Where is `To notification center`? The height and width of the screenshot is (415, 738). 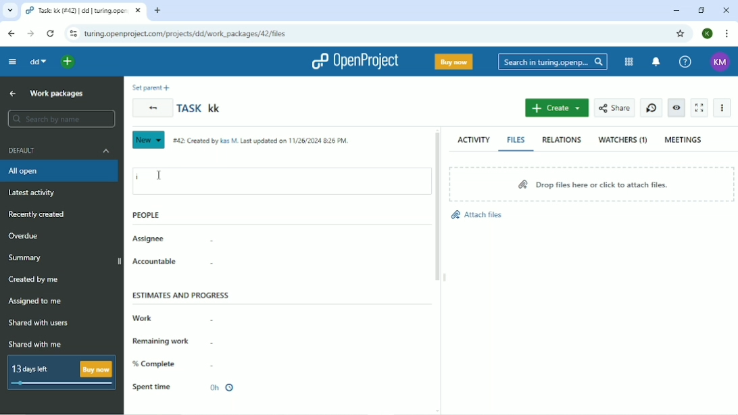 To notification center is located at coordinates (656, 62).